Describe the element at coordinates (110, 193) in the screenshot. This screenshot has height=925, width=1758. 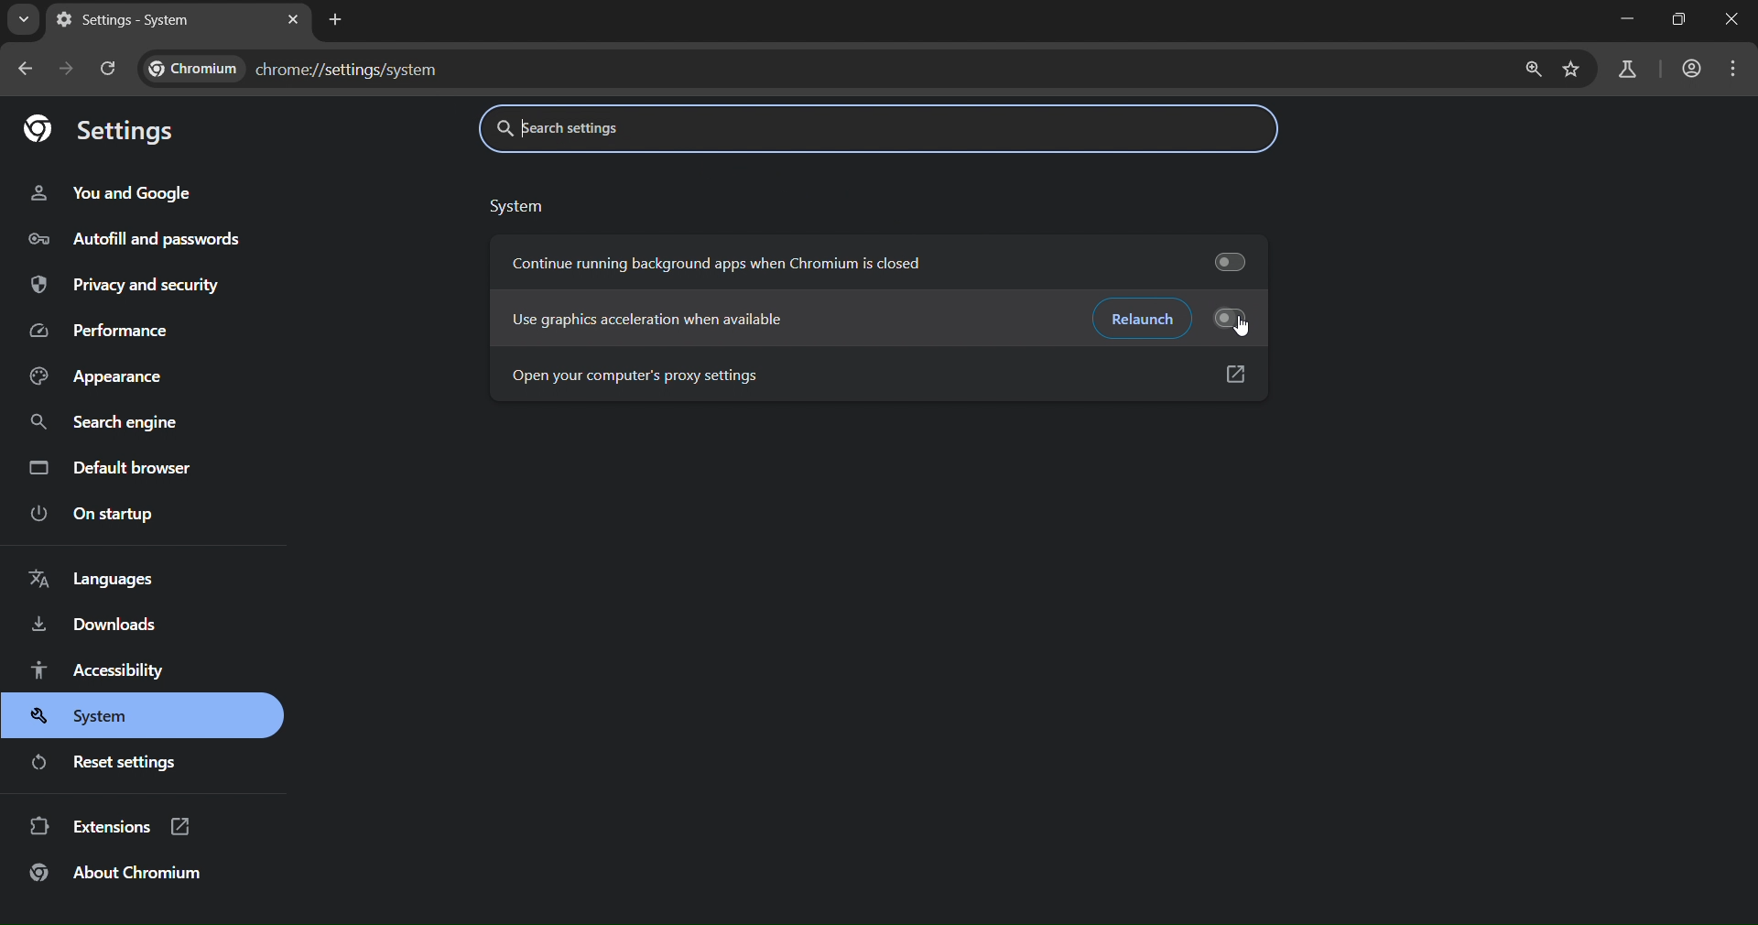
I see `you and google` at that location.